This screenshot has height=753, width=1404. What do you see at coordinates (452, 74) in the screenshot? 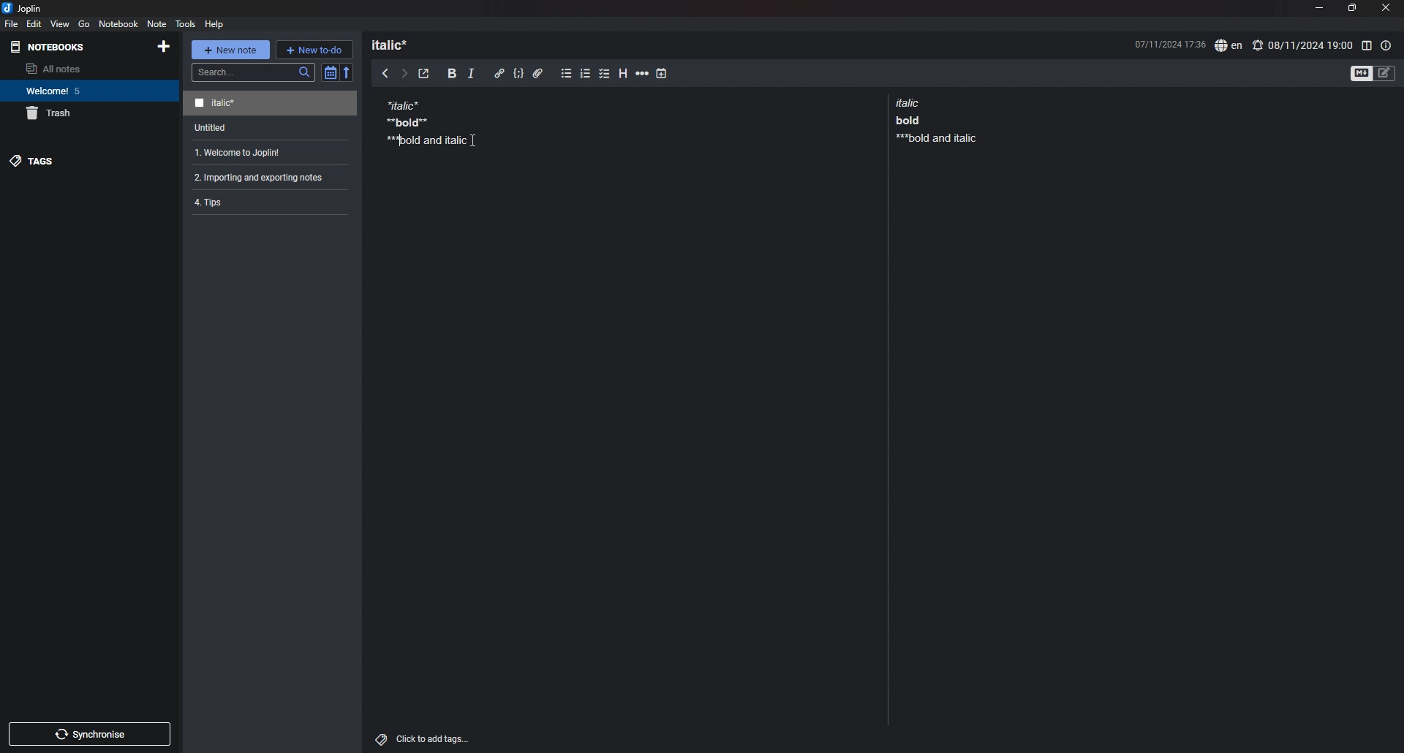
I see `bold` at bounding box center [452, 74].